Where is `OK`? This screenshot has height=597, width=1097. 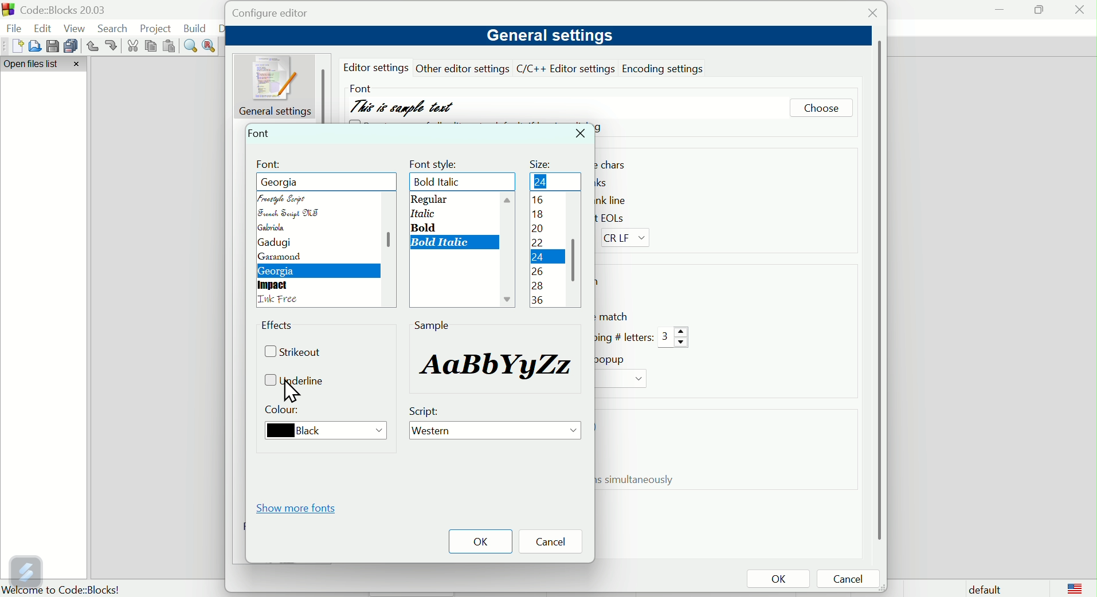 OK is located at coordinates (778, 580).